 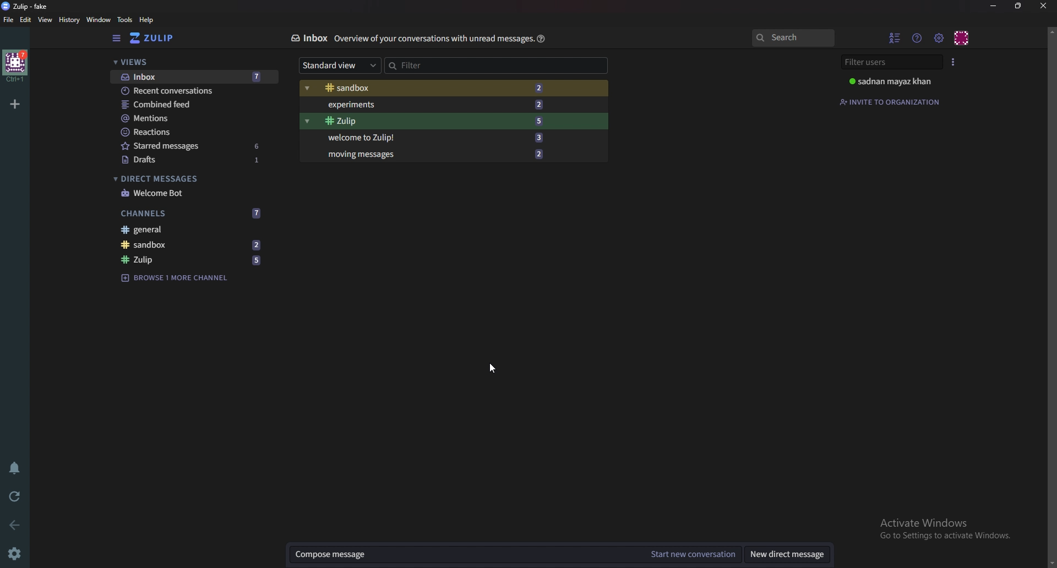 What do you see at coordinates (788, 554) in the screenshot?
I see `New direct message` at bounding box center [788, 554].